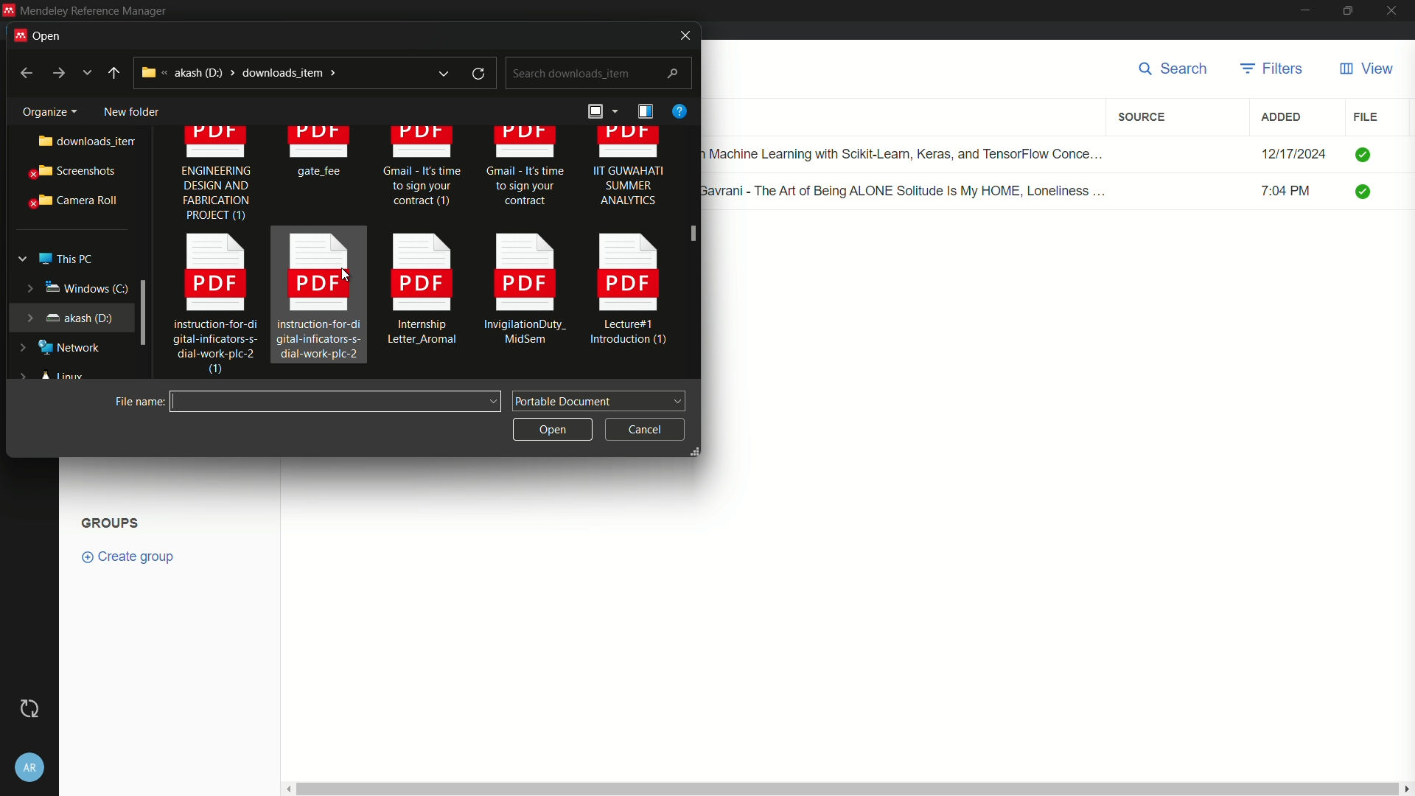  Describe the element at coordinates (696, 231) in the screenshot. I see `cursor` at that location.